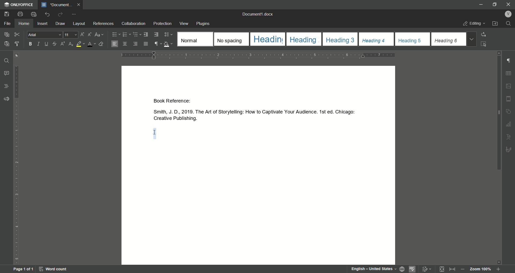  I want to click on font size, so click(72, 35).